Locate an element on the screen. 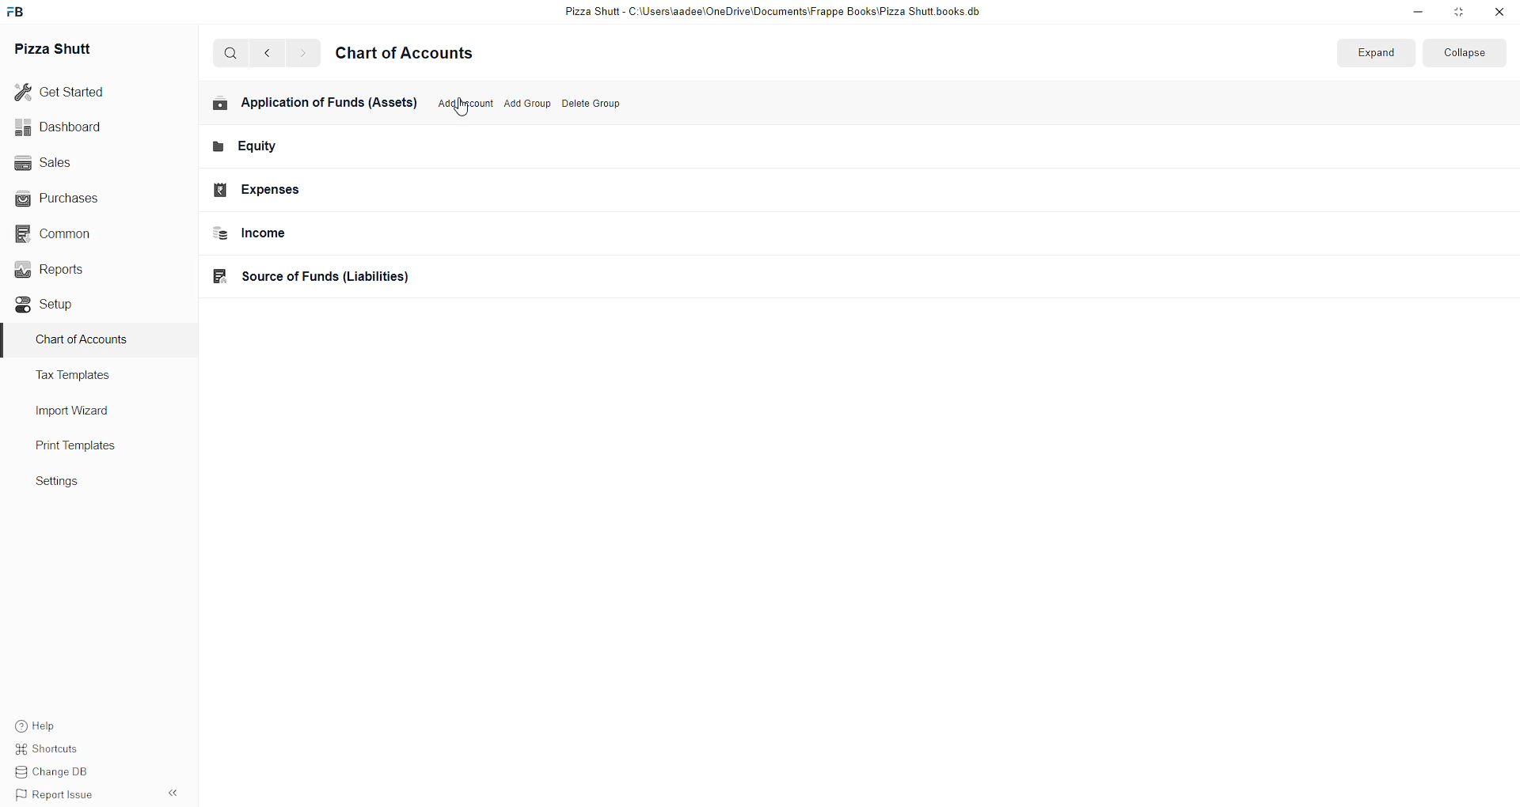  Common  is located at coordinates (67, 233).